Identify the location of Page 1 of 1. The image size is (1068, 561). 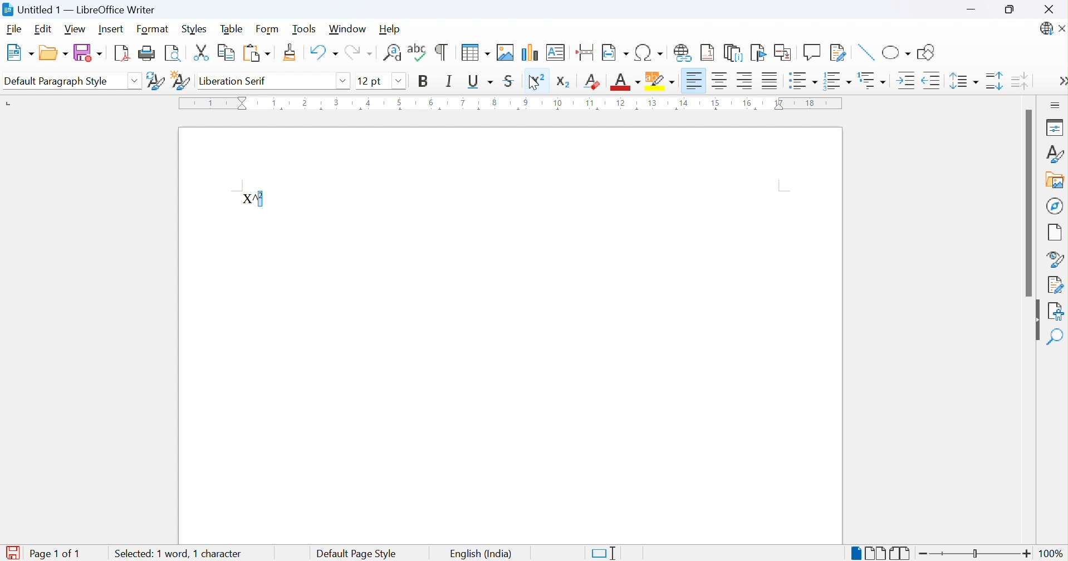
(41, 554).